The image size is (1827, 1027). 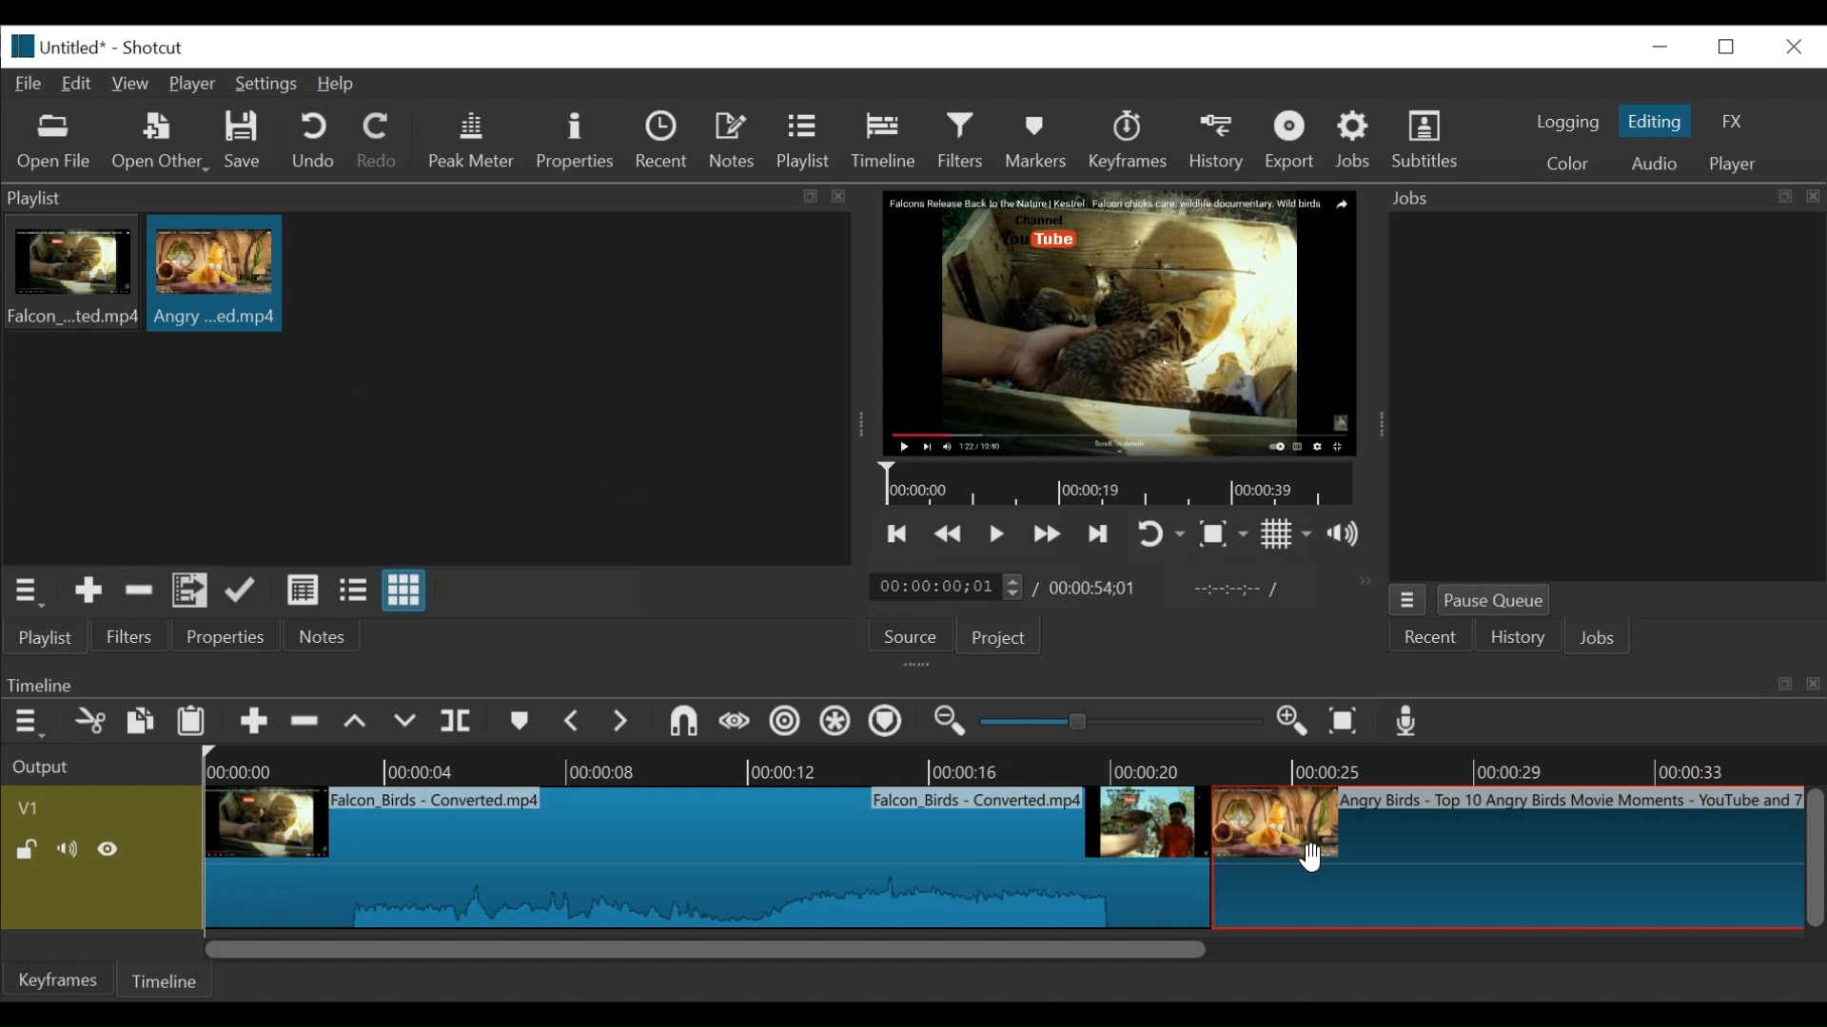 I want to click on Player, so click(x=197, y=86).